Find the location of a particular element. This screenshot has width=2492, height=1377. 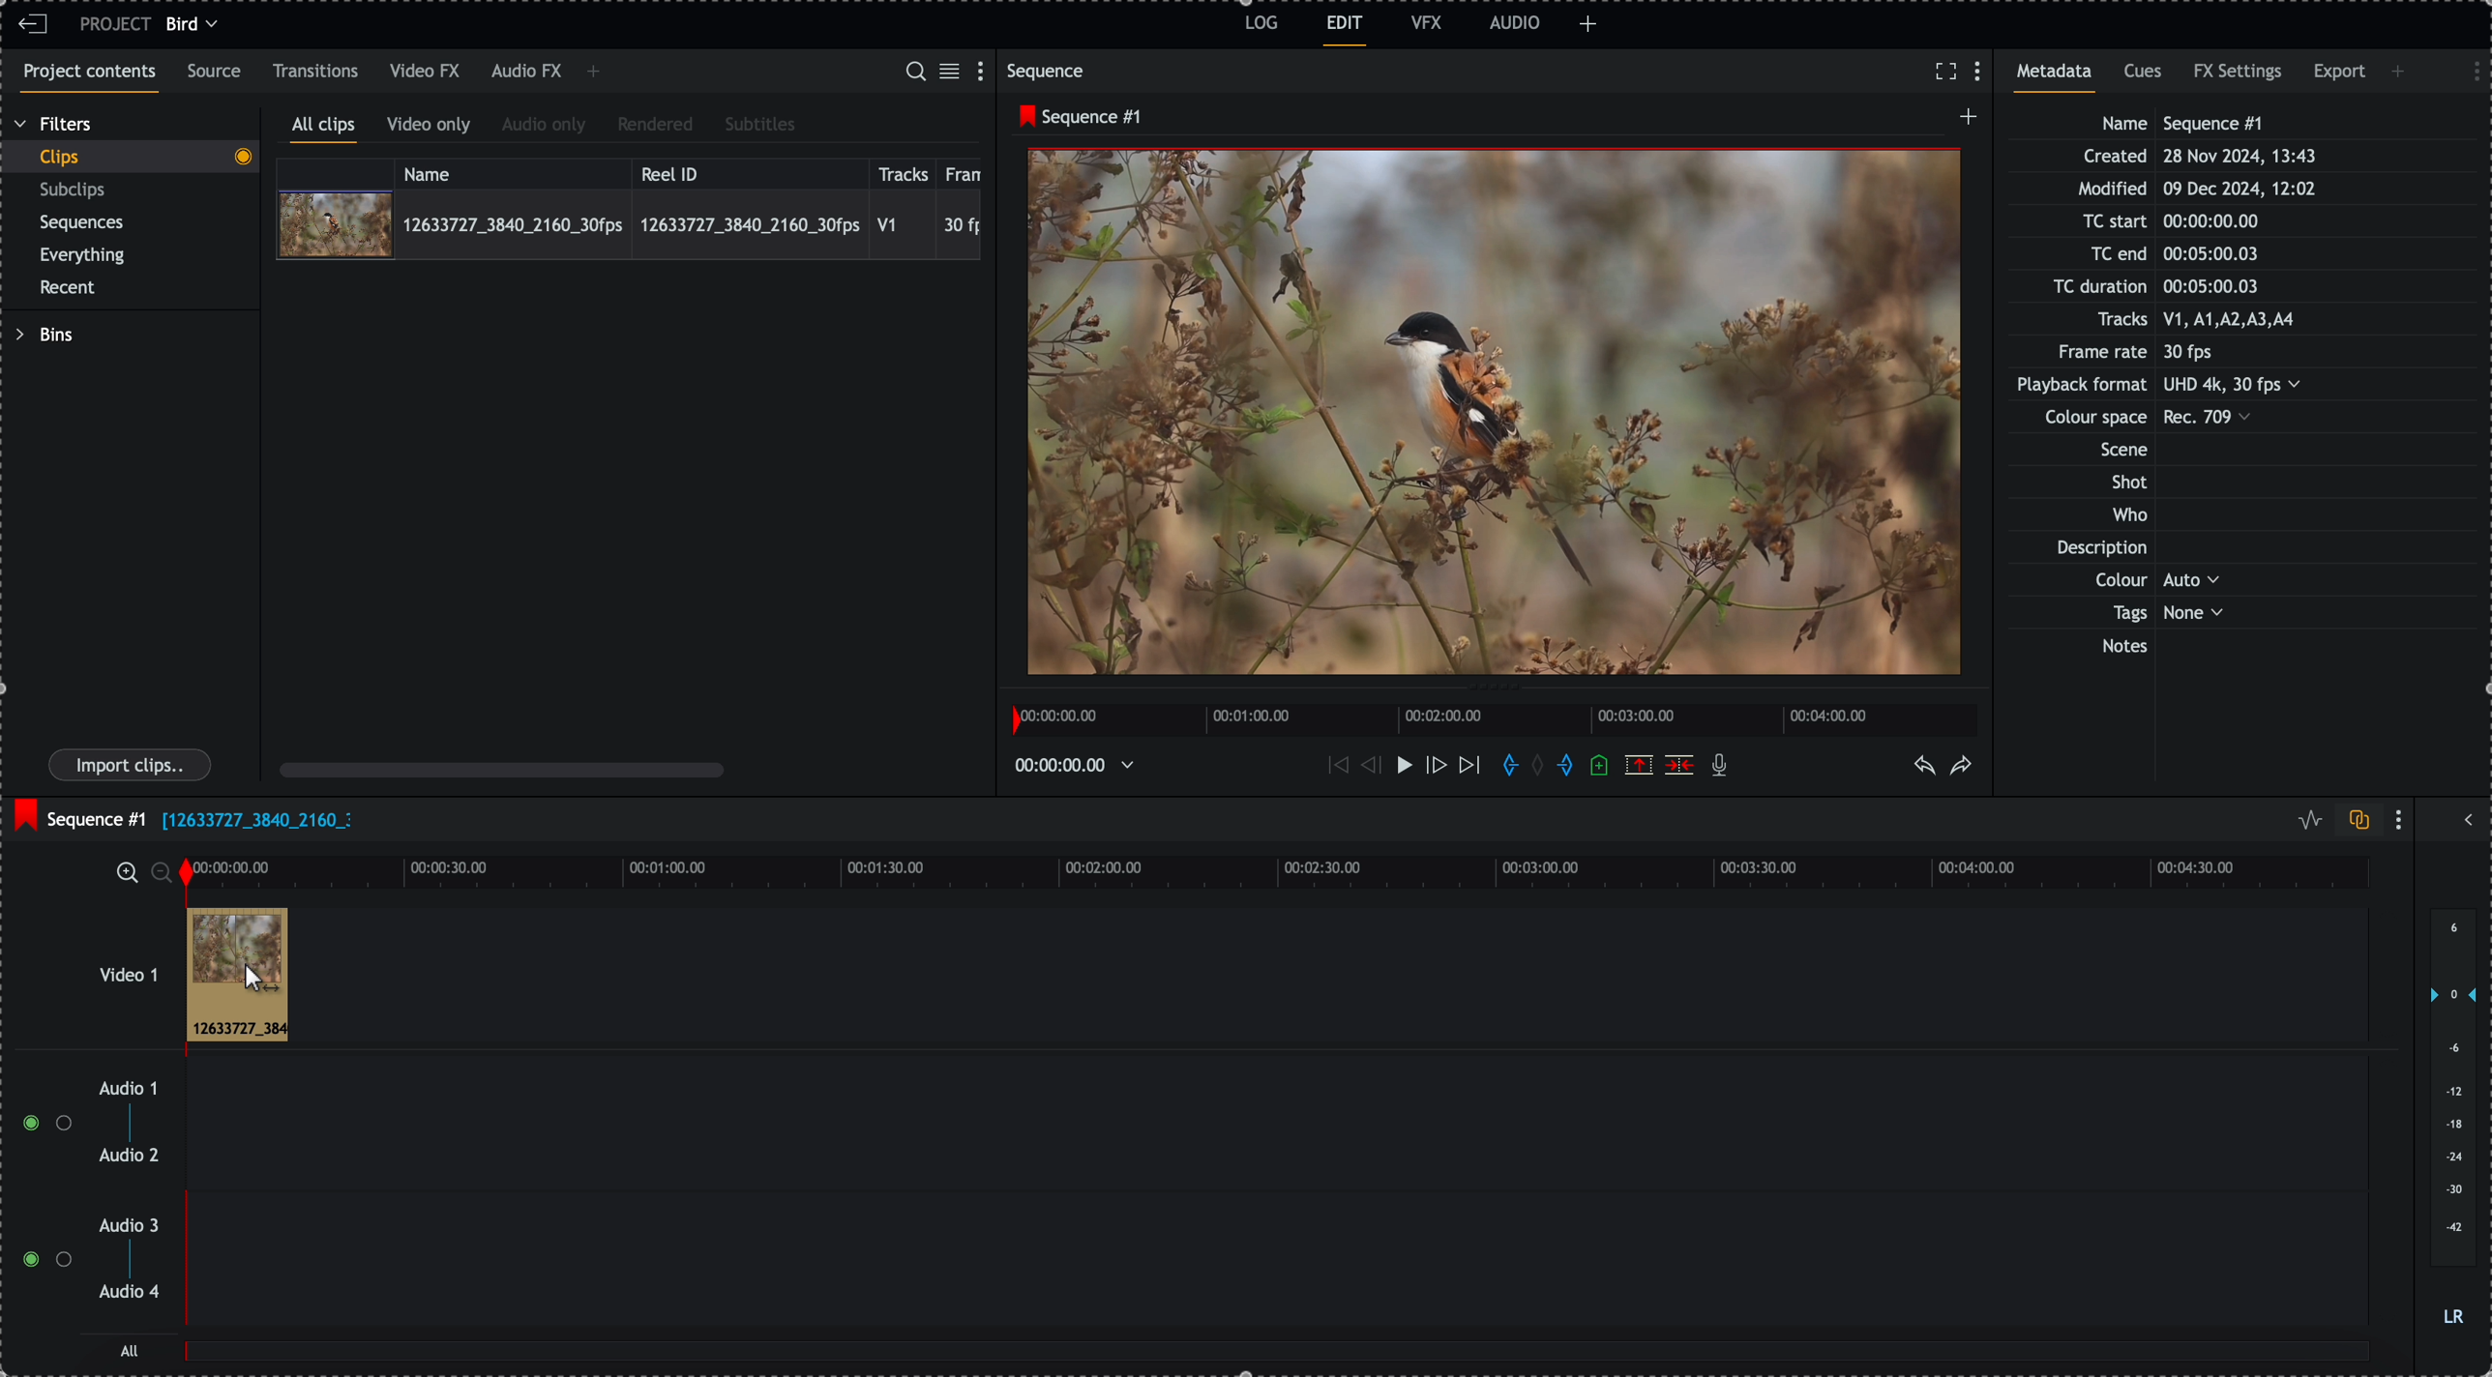

play is located at coordinates (1398, 766).